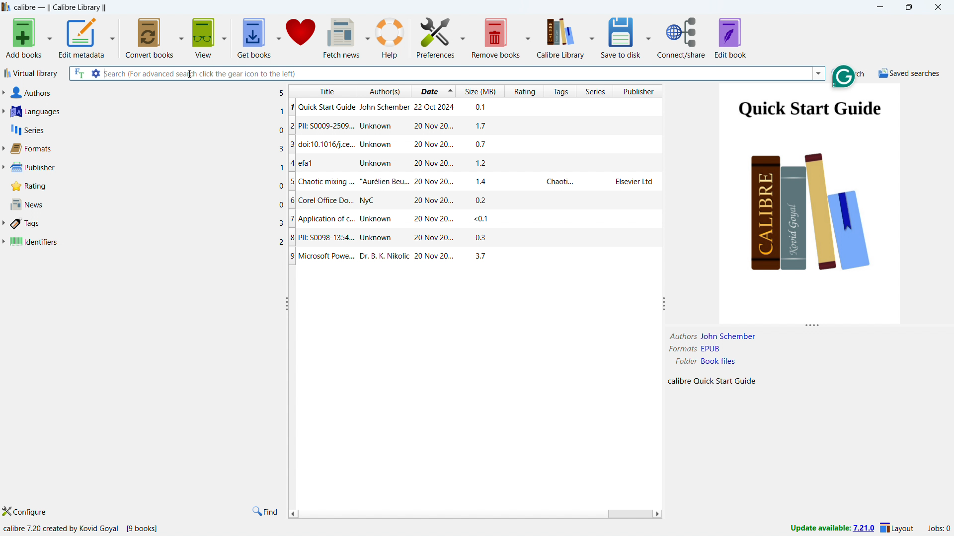 The width and height of the screenshot is (954, 536). I want to click on get books options, so click(279, 37).